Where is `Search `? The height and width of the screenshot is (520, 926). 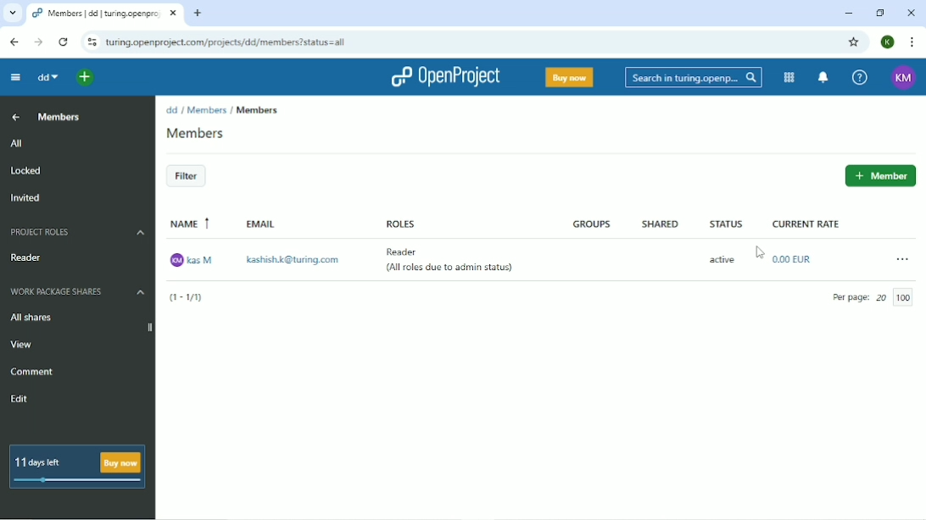 Search  is located at coordinates (690, 78).